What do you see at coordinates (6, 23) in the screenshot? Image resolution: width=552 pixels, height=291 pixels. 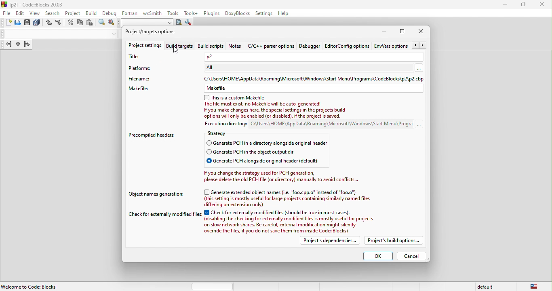 I see `new` at bounding box center [6, 23].